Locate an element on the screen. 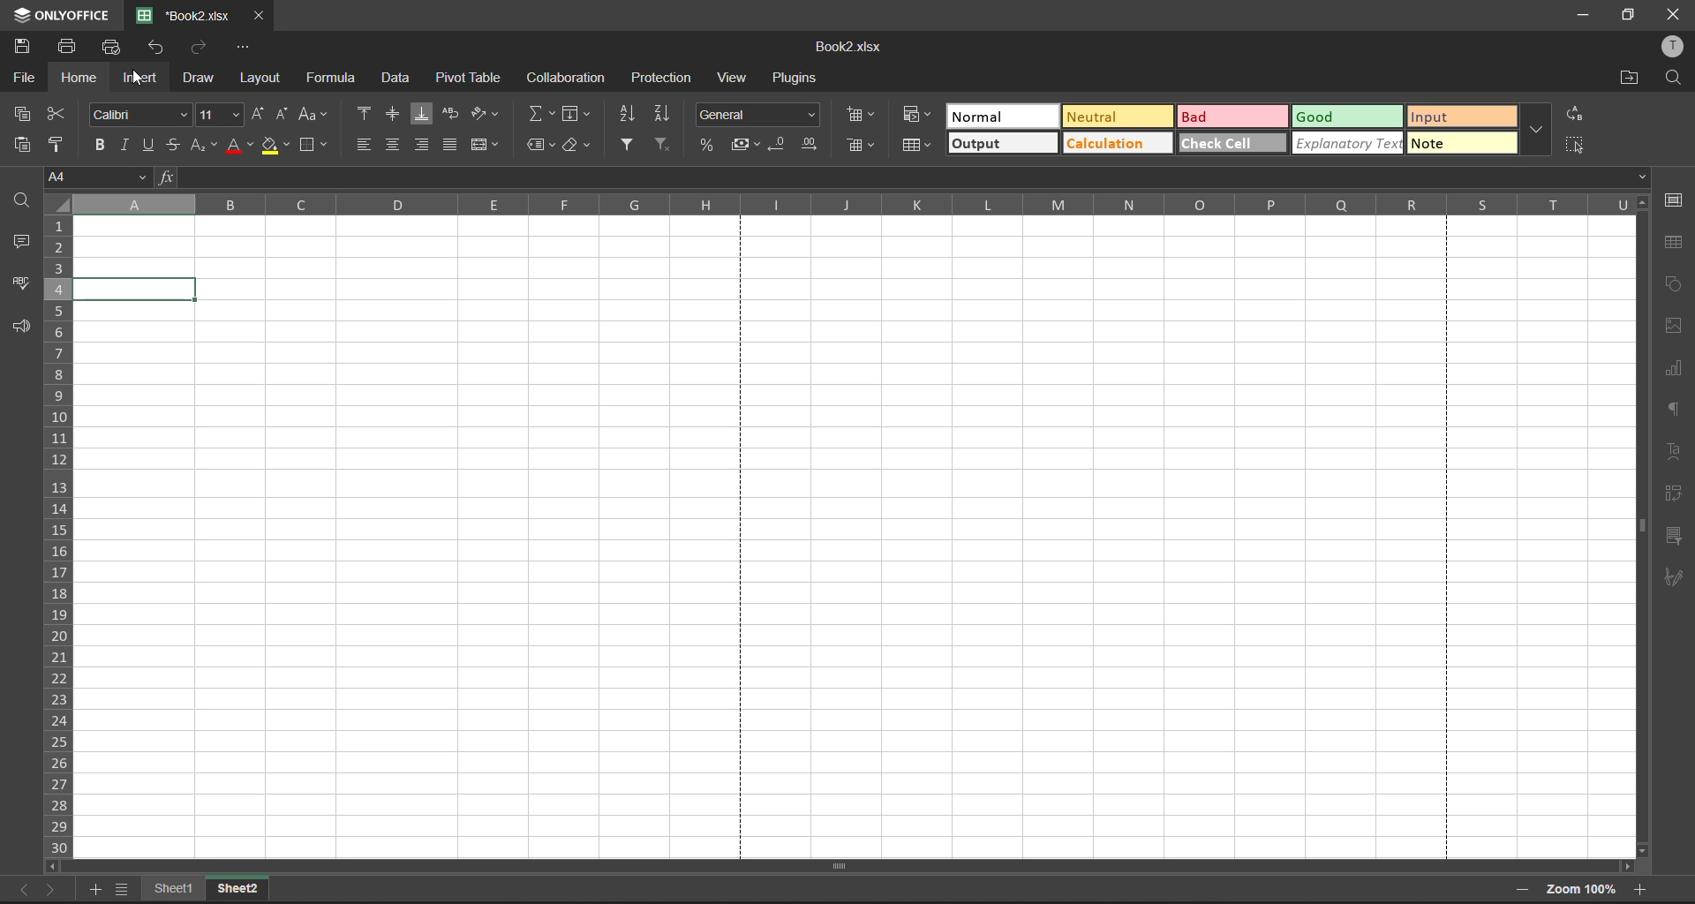 This screenshot has width=1695, height=904. neutral is located at coordinates (1118, 117).